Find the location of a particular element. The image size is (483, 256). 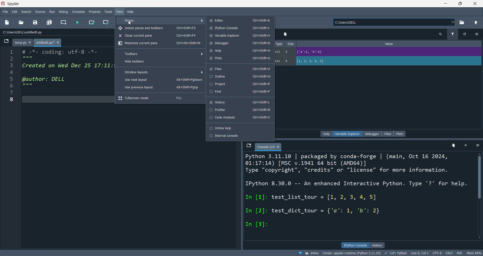

refresh is located at coordinates (463, 34).